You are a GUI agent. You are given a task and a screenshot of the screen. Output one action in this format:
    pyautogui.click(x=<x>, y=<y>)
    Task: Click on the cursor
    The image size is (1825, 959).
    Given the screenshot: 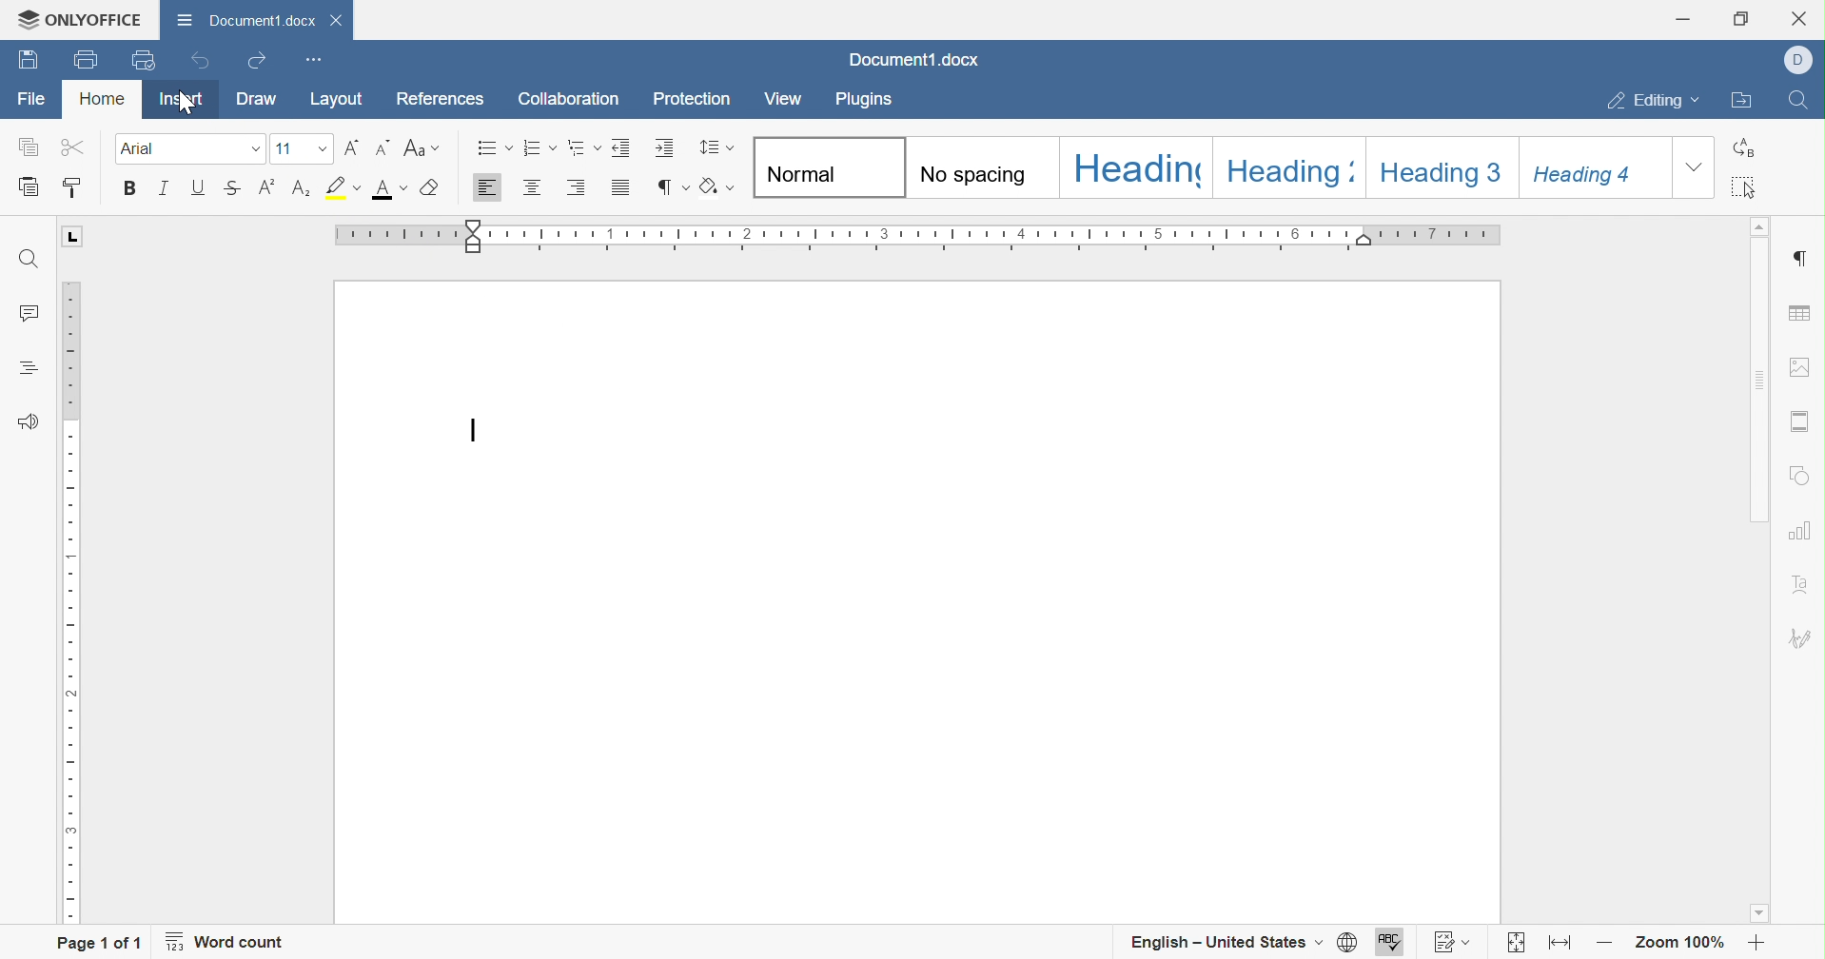 What is the action you would take?
    pyautogui.click(x=192, y=107)
    